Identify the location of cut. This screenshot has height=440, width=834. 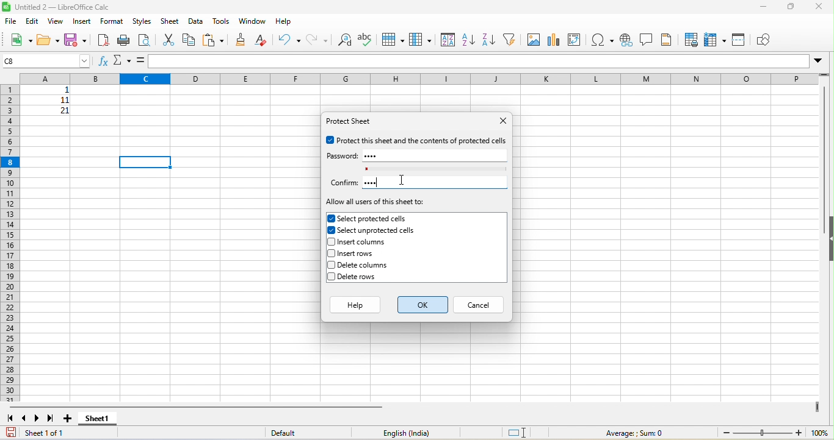
(170, 40).